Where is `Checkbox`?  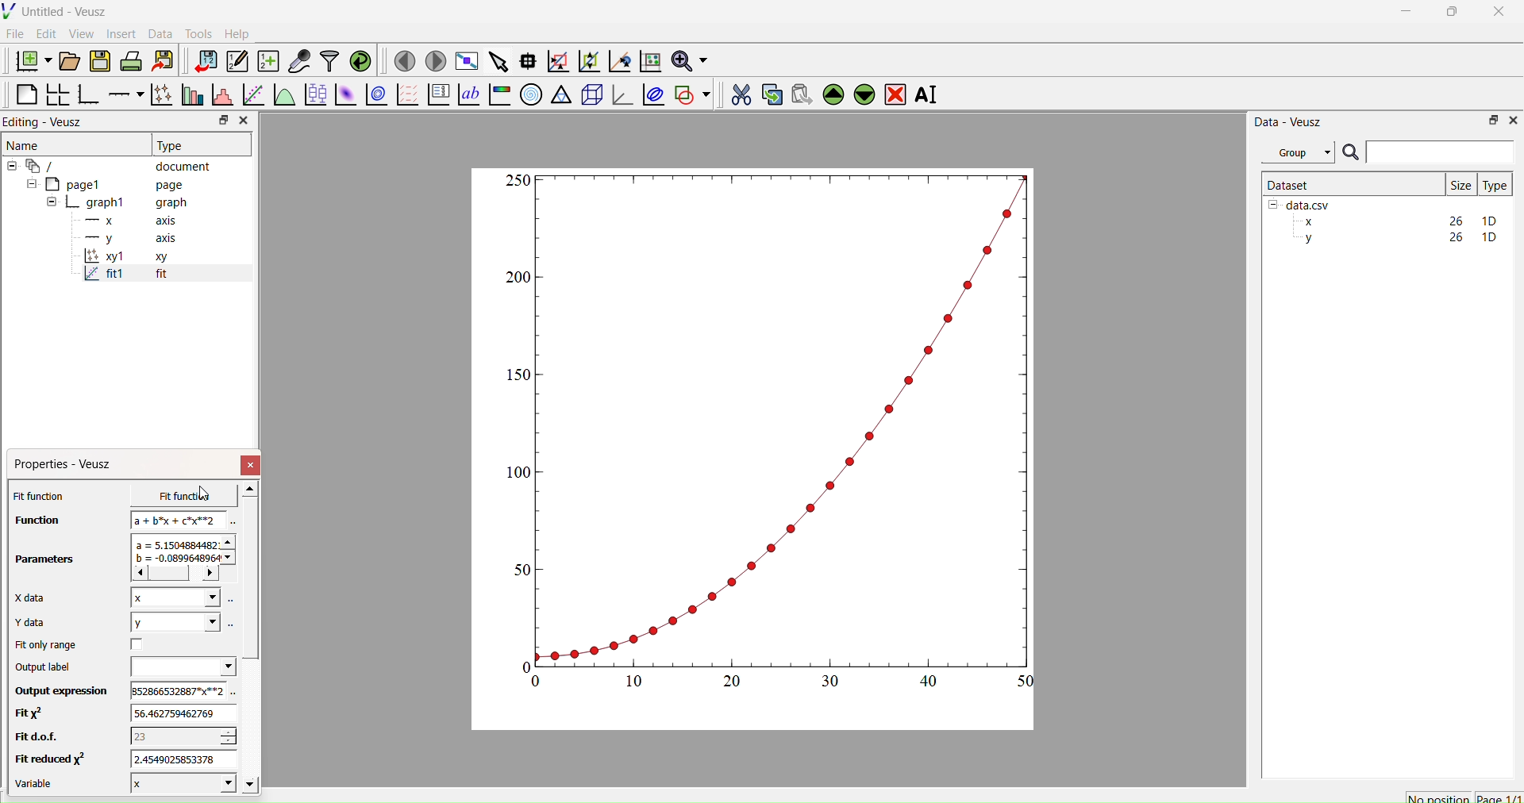 Checkbox is located at coordinates (129, 644).